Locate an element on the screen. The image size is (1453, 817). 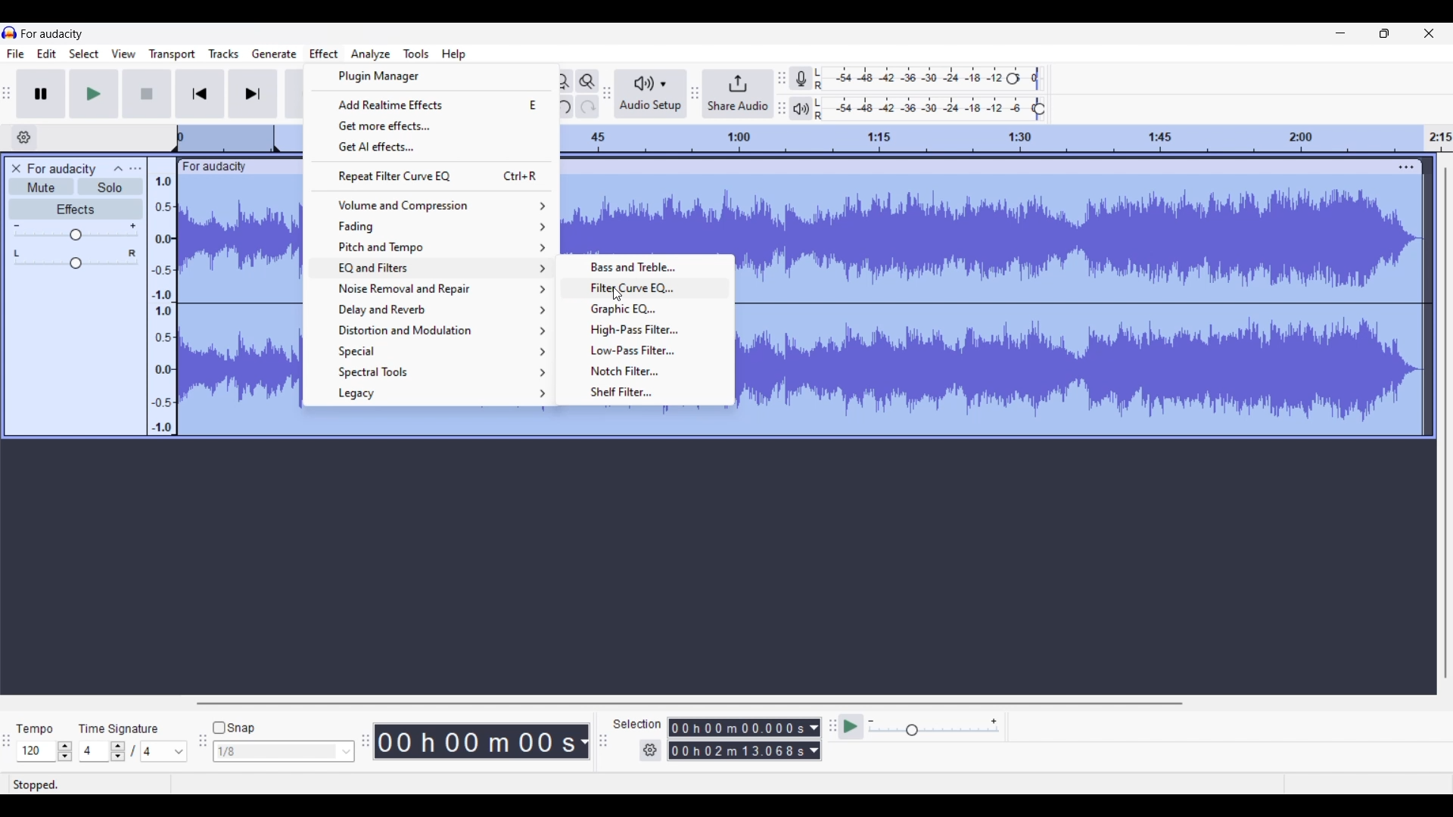
Repeat filter curve EQ is located at coordinates (432, 176).